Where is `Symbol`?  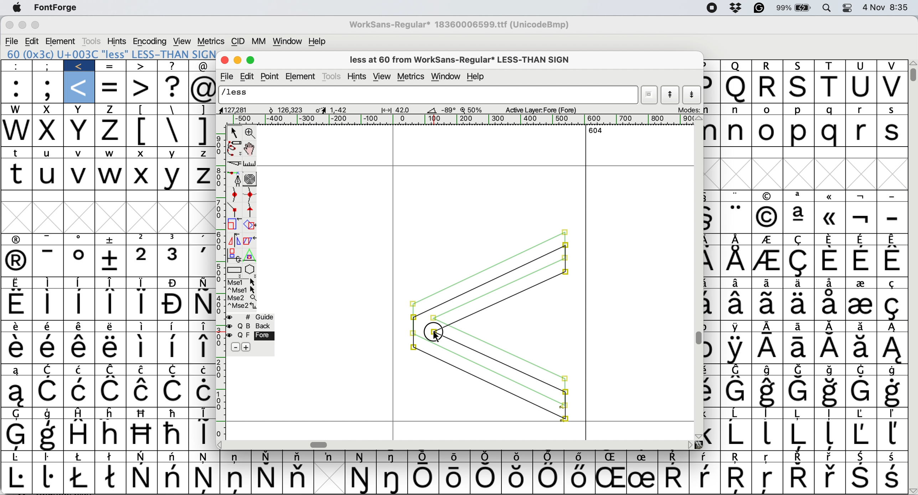
Symbol is located at coordinates (799, 371).